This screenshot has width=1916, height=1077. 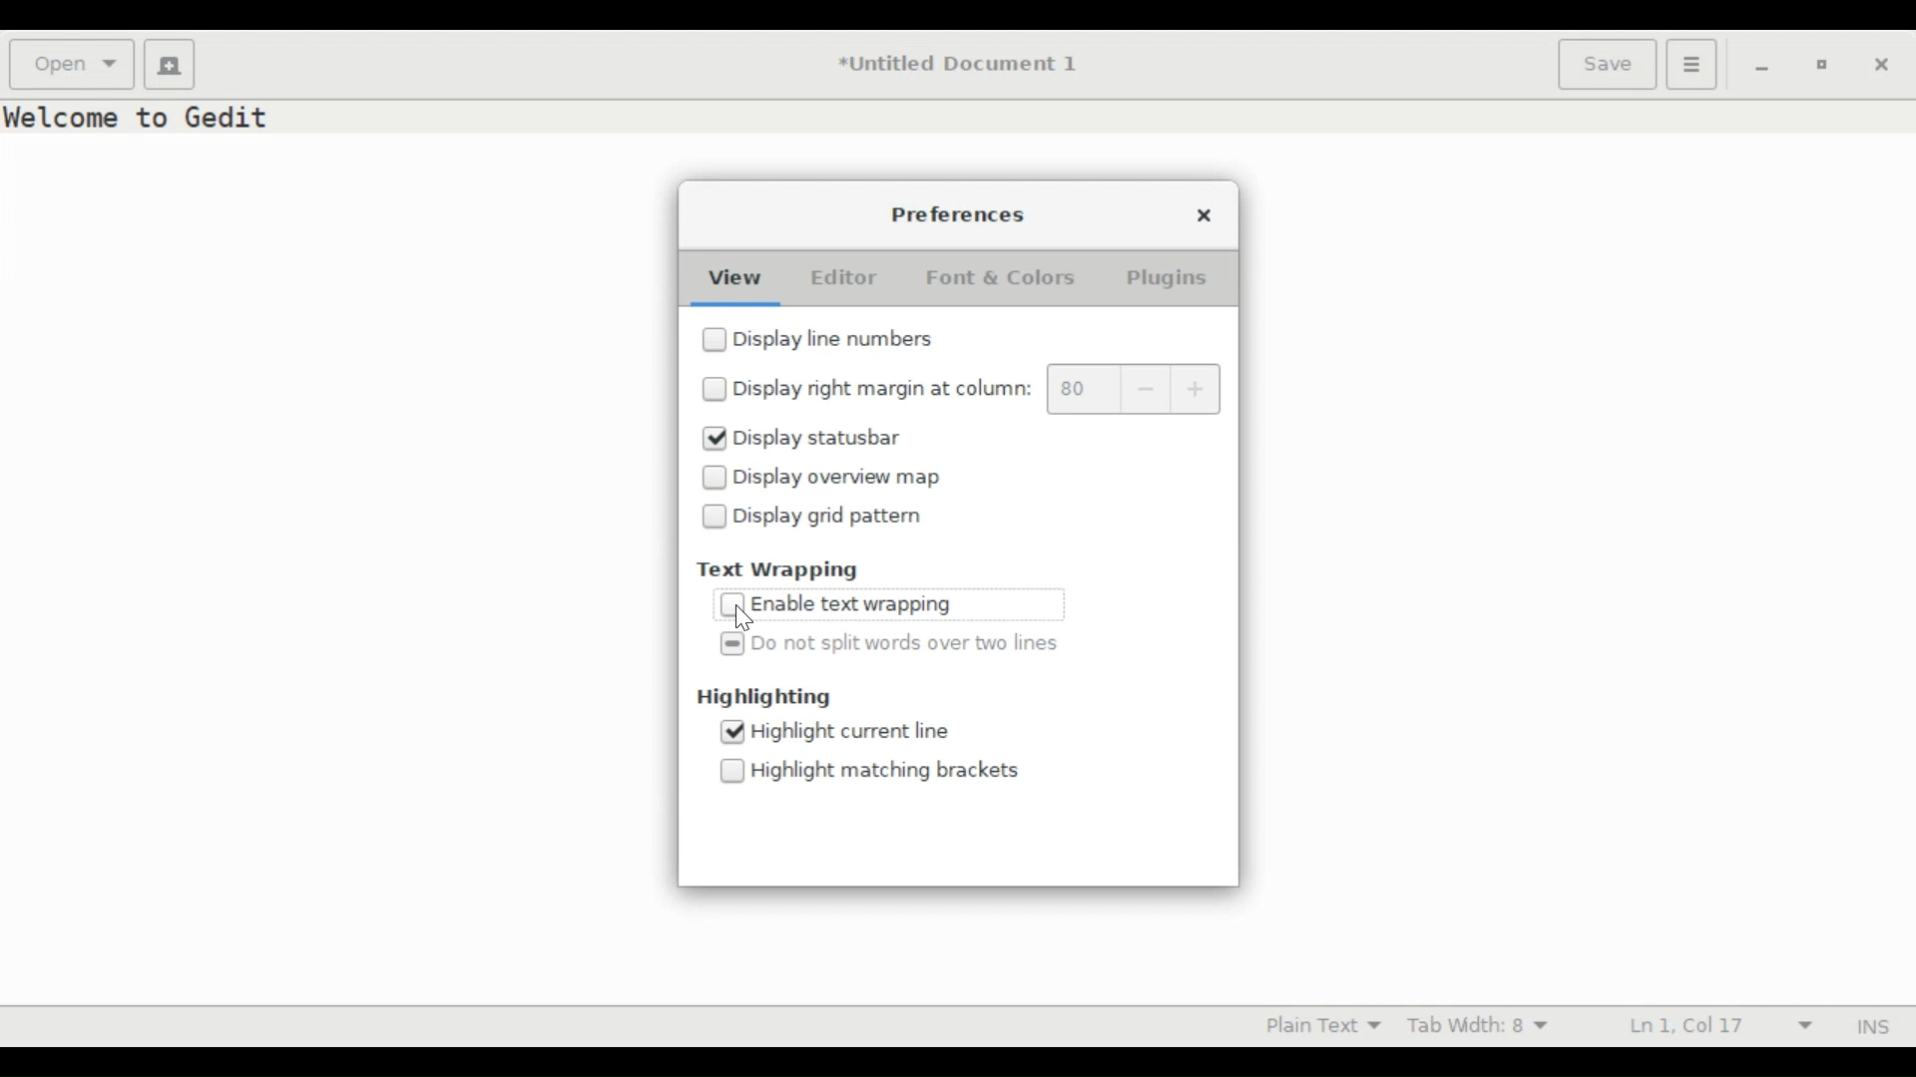 What do you see at coordinates (828, 520) in the screenshot?
I see `Display grid pattern` at bounding box center [828, 520].